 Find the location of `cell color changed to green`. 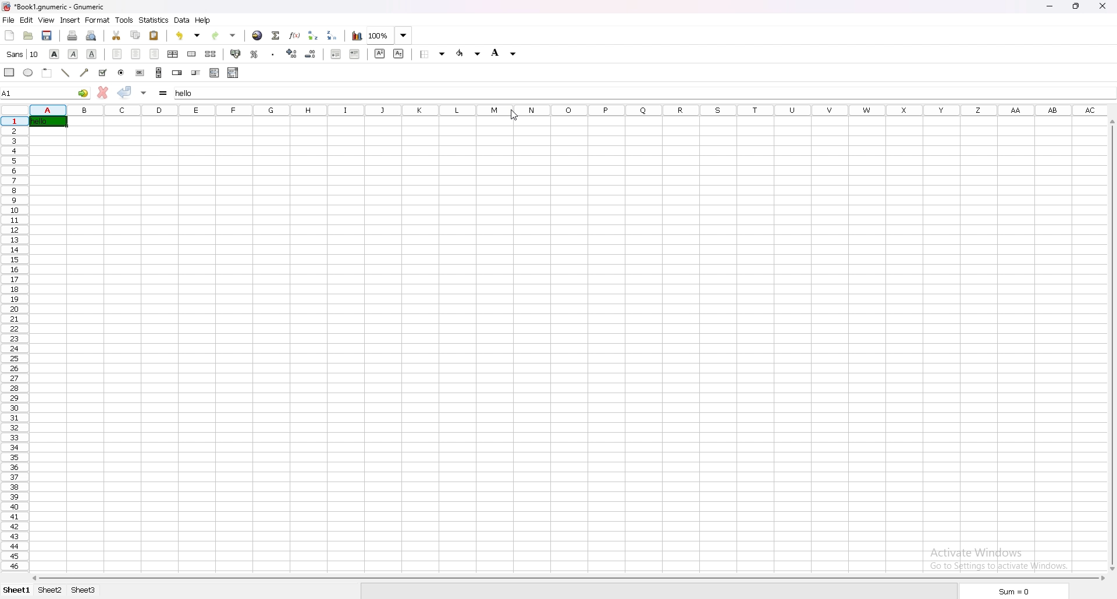

cell color changed to green is located at coordinates (48, 122).